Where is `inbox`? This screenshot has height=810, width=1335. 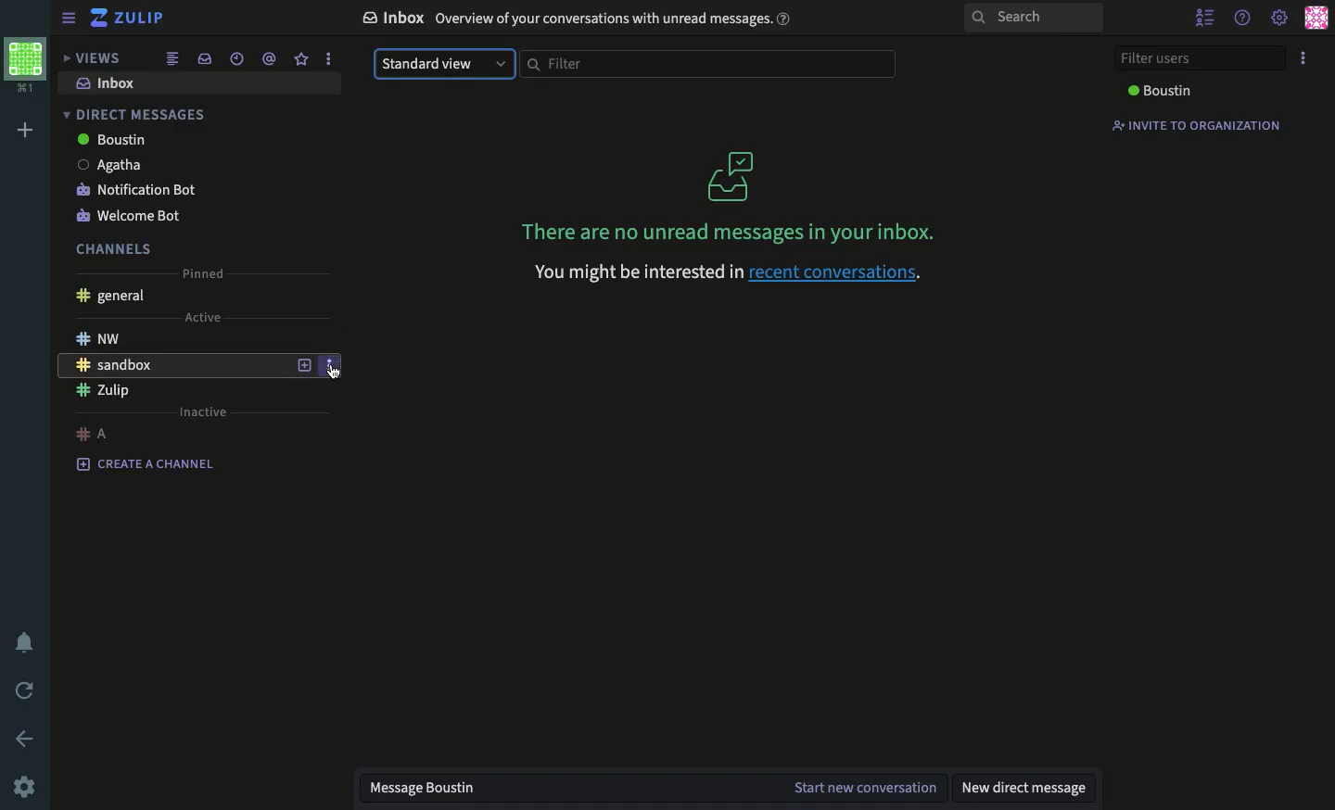 inbox is located at coordinates (207, 57).